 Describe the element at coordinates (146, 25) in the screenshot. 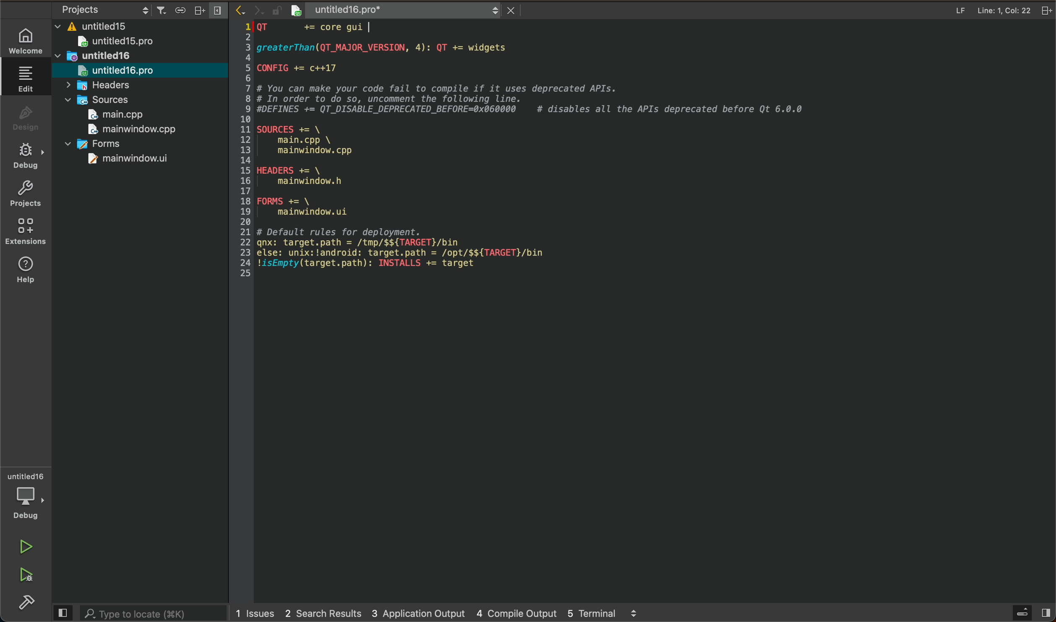

I see `files and folders` at that location.